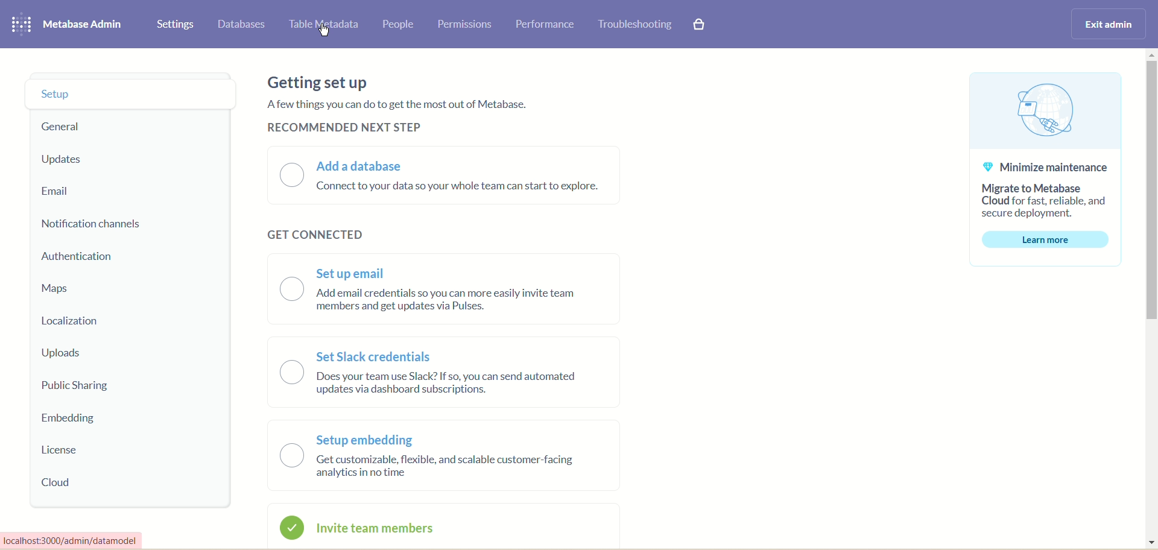  What do you see at coordinates (84, 24) in the screenshot?
I see `metabase admin` at bounding box center [84, 24].